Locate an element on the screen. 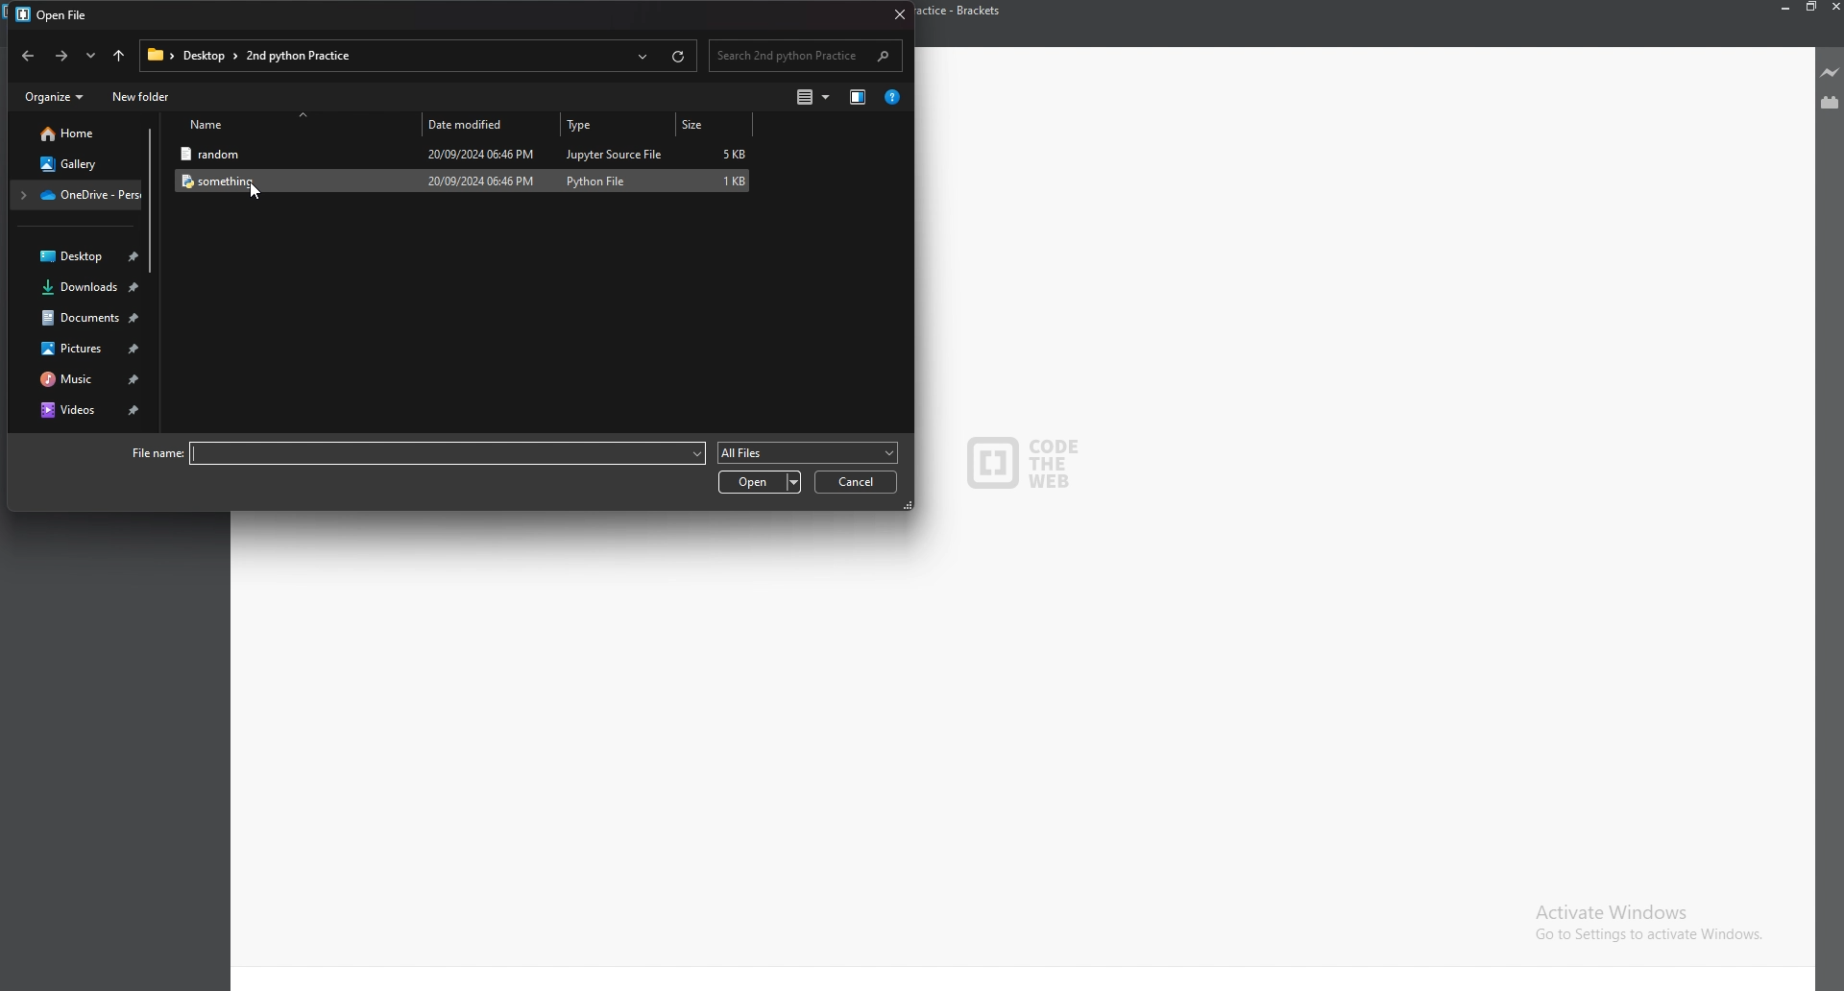 This screenshot has height=991, width=1844. new folder is located at coordinates (141, 98).